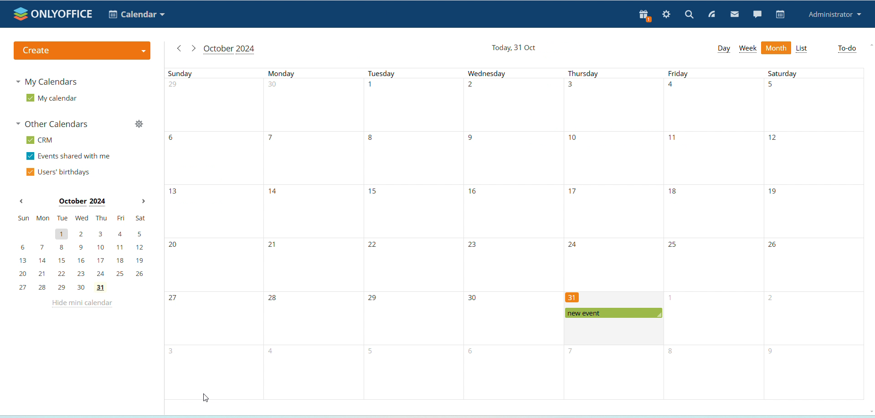 This screenshot has width=875, height=418. I want to click on other calendars, so click(55, 125).